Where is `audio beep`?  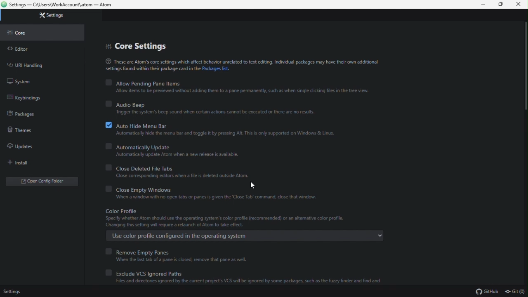
audio beep is located at coordinates (236, 103).